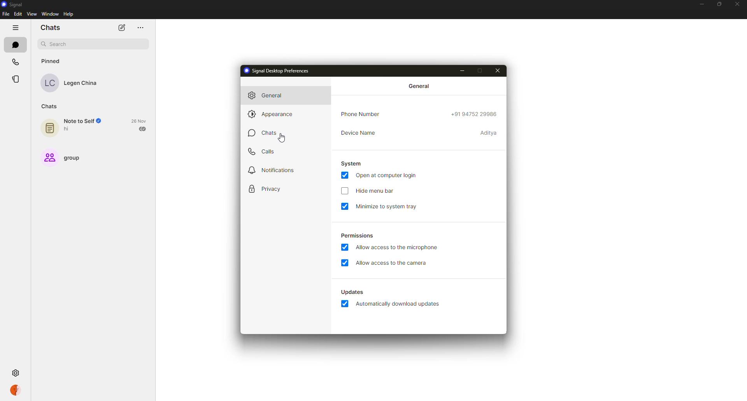 Image resolution: width=747 pixels, height=401 pixels. Describe the element at coordinates (345, 247) in the screenshot. I see `enabled` at that location.